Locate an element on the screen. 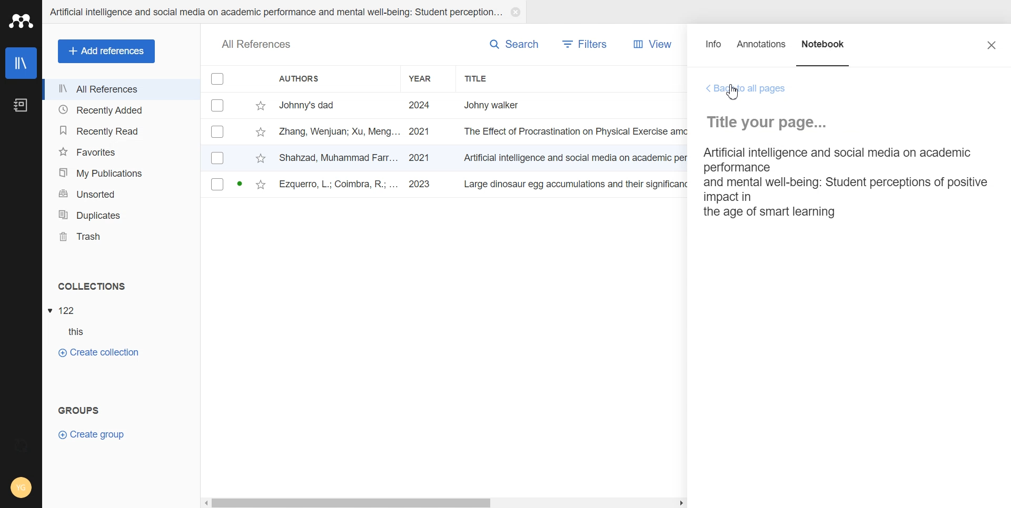 This screenshot has height=508, width=1011. Create Collection is located at coordinates (98, 352).